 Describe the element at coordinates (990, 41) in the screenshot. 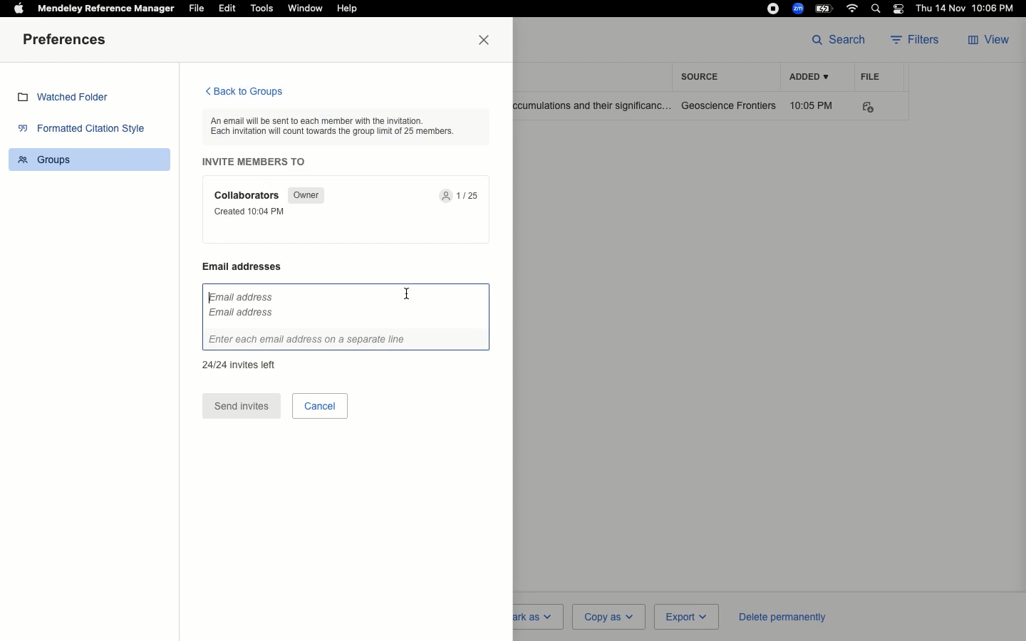

I see `View ` at that location.